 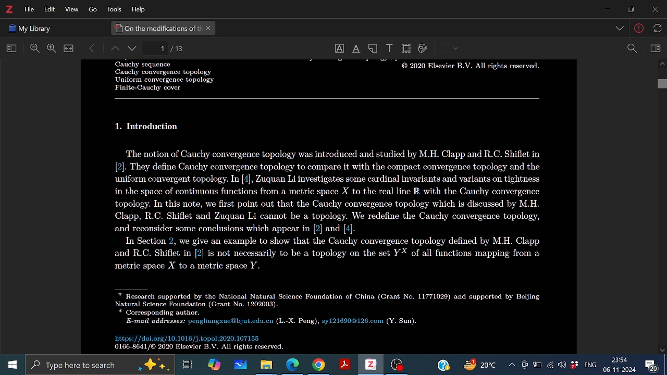 What do you see at coordinates (178, 48) in the screenshot?
I see `Current page` at bounding box center [178, 48].